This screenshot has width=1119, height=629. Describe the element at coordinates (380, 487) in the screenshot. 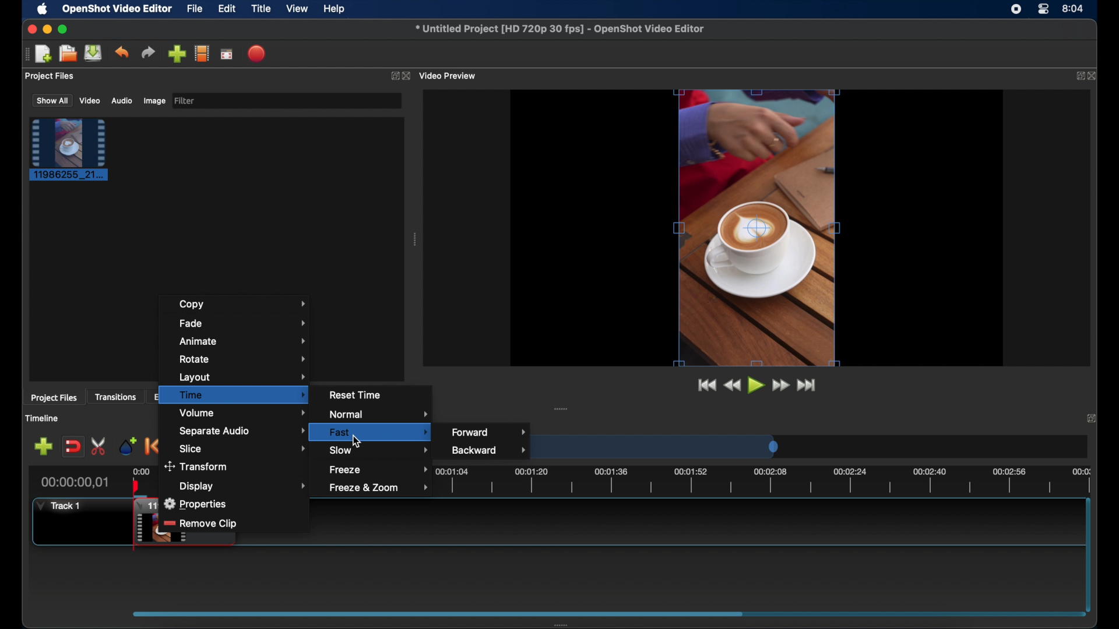

I see `freeze and zoom menu` at that location.